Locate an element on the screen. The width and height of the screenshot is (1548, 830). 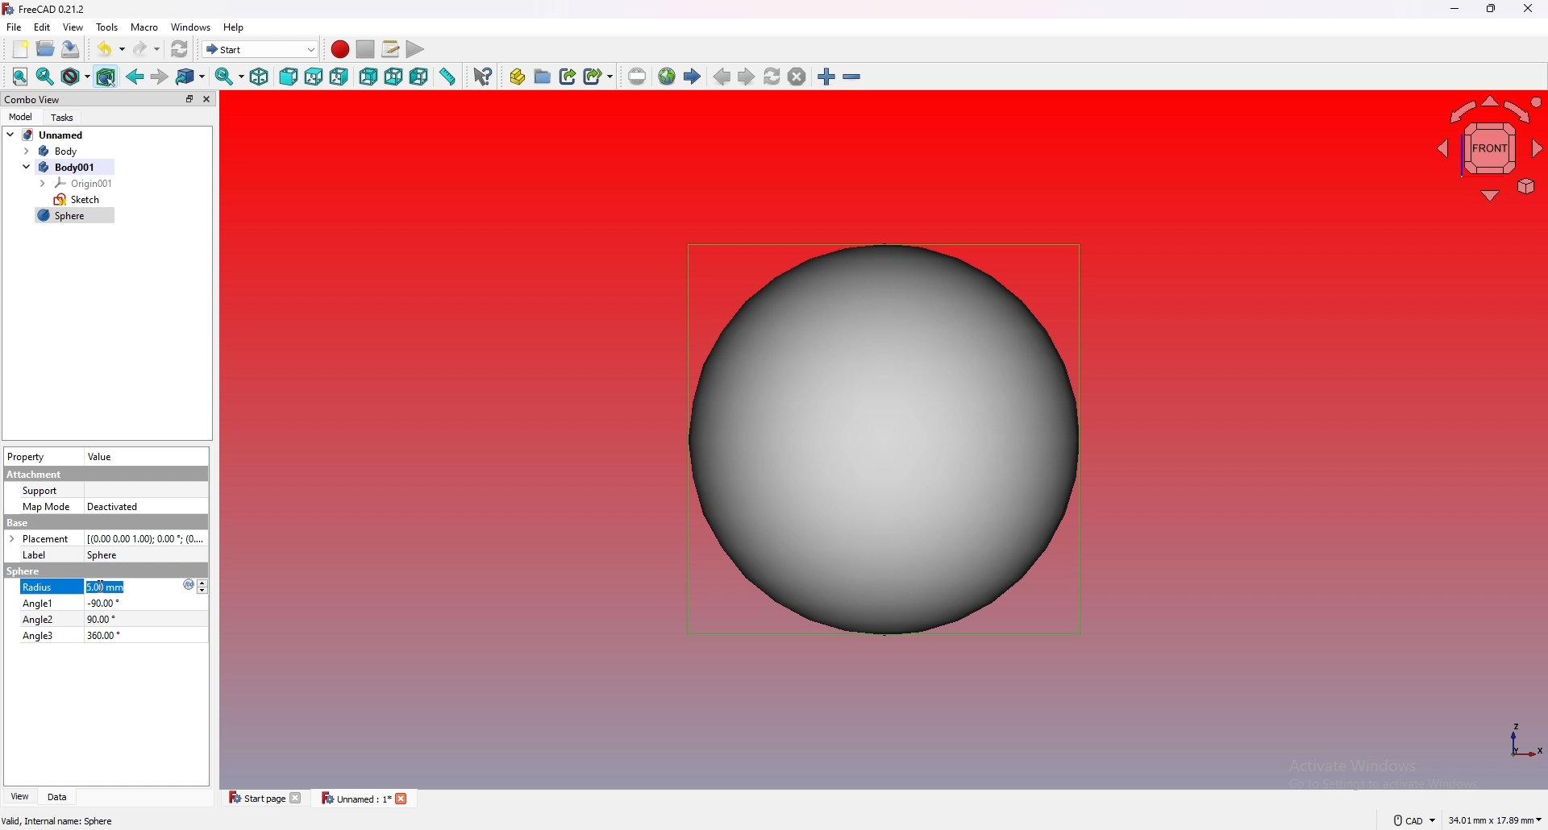
record macro is located at coordinates (341, 50).